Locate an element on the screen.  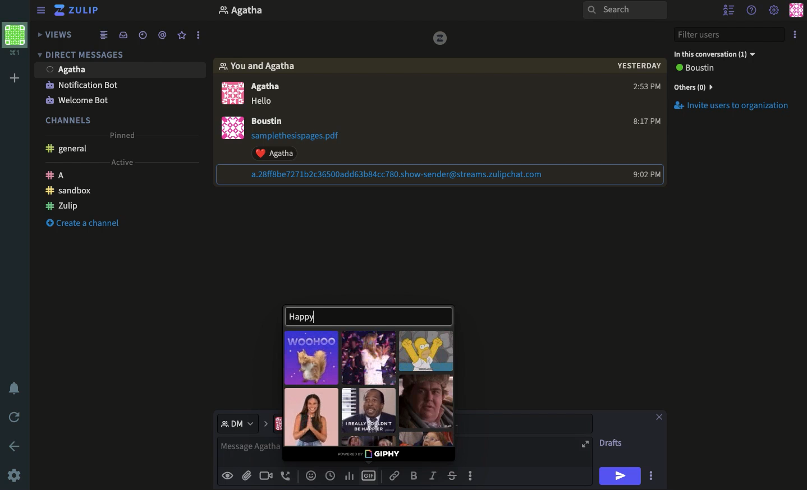
Notification  is located at coordinates (82, 85).